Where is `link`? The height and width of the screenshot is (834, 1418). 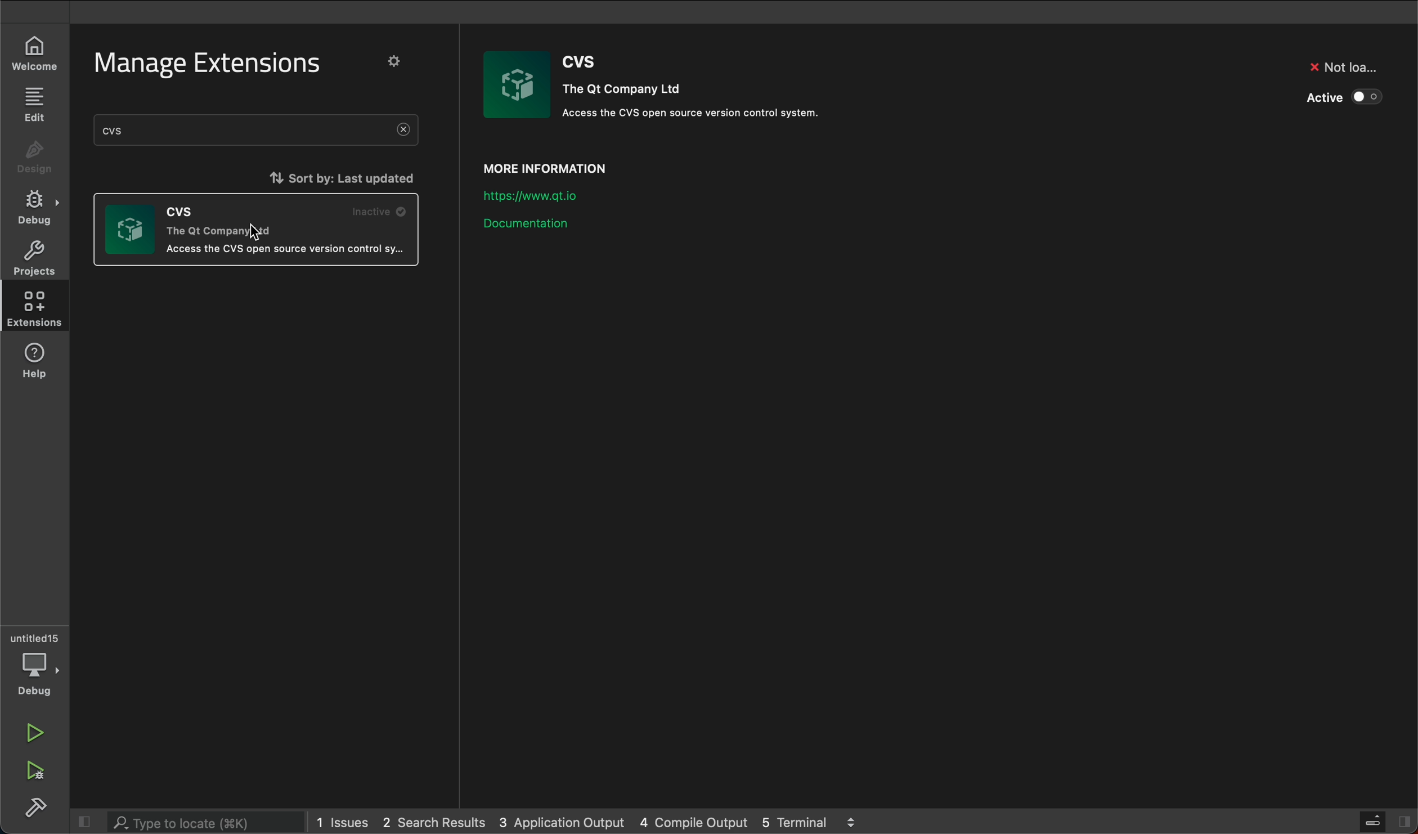
link is located at coordinates (558, 196).